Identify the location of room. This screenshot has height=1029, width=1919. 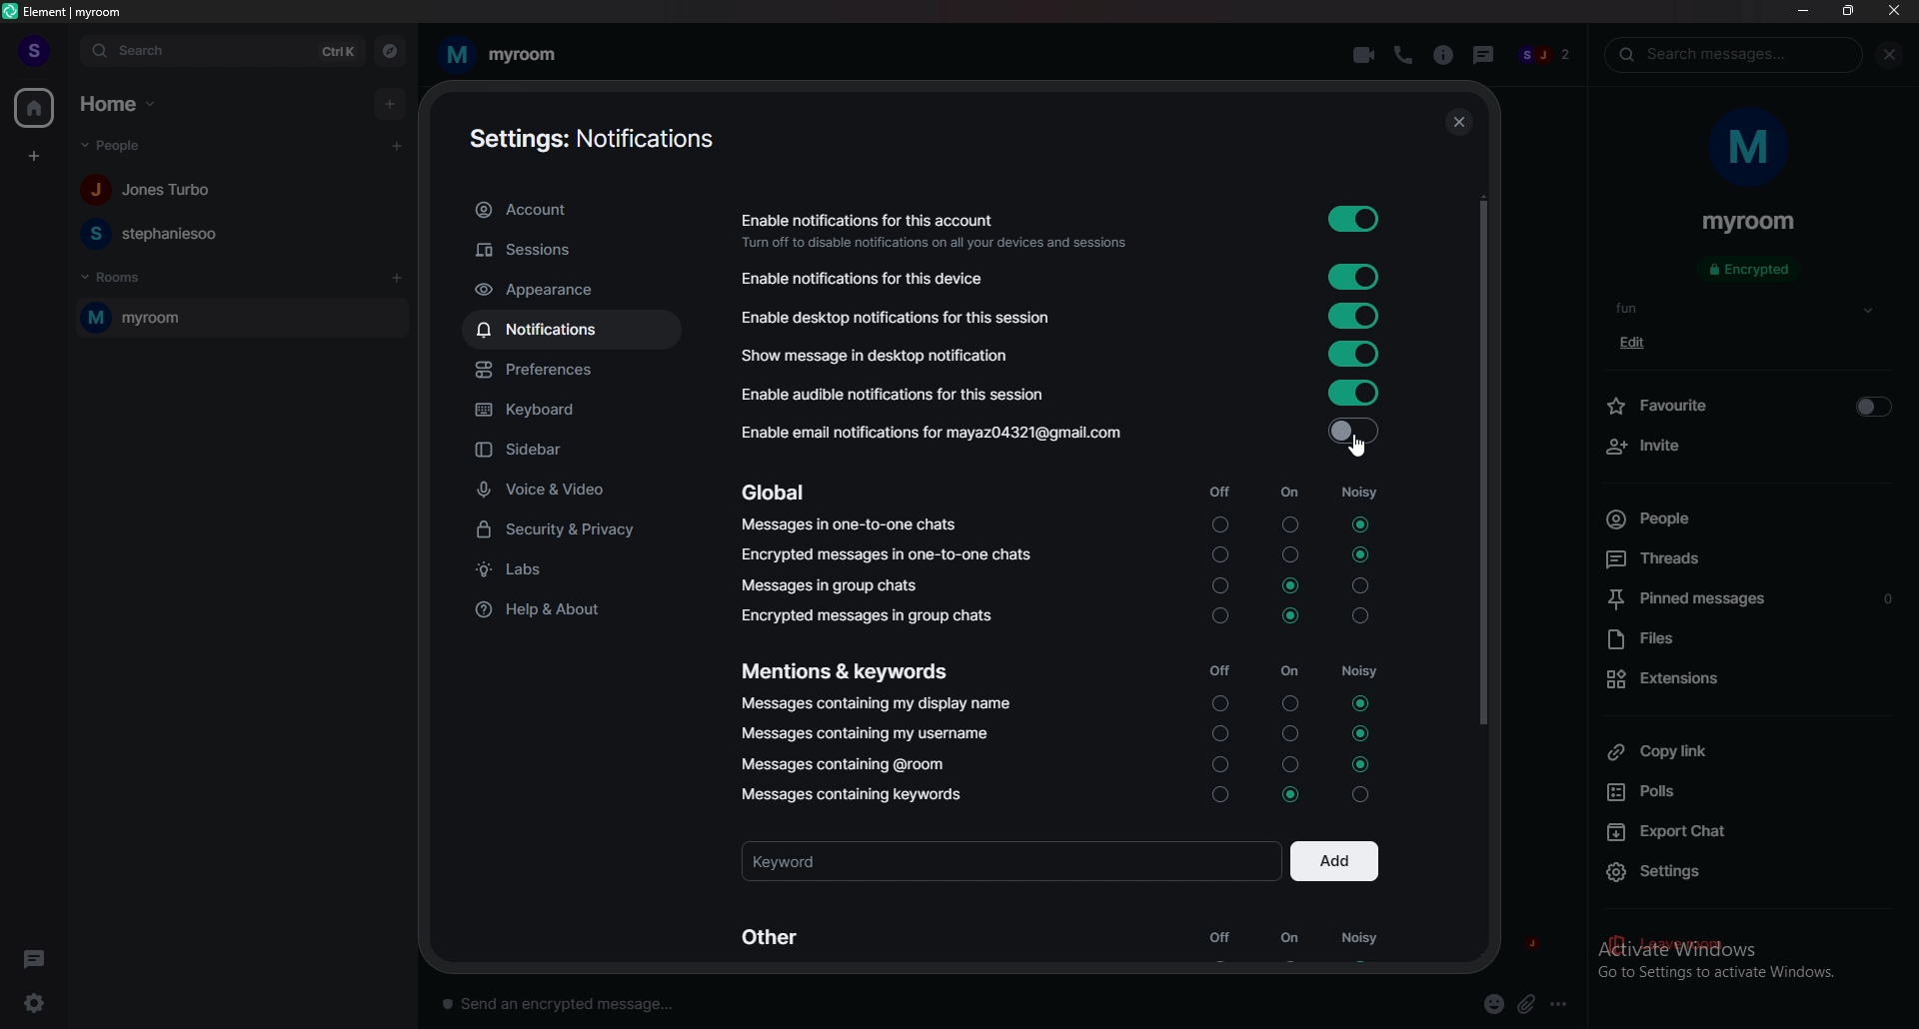
(241, 317).